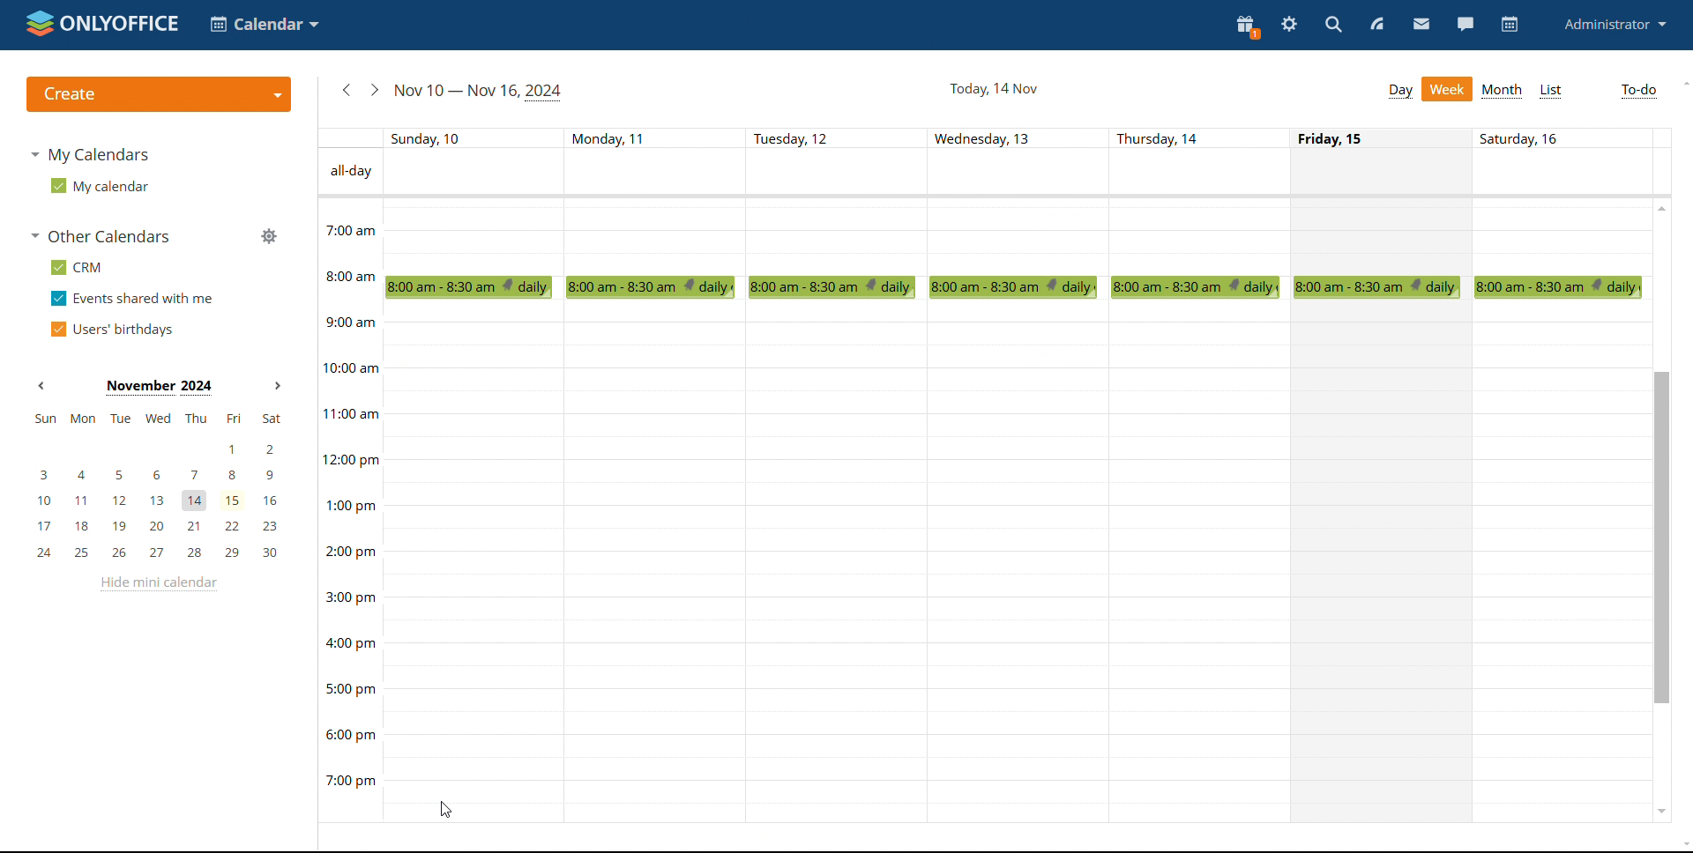  What do you see at coordinates (1024, 289) in the screenshot?
I see `daily morning check in event` at bounding box center [1024, 289].